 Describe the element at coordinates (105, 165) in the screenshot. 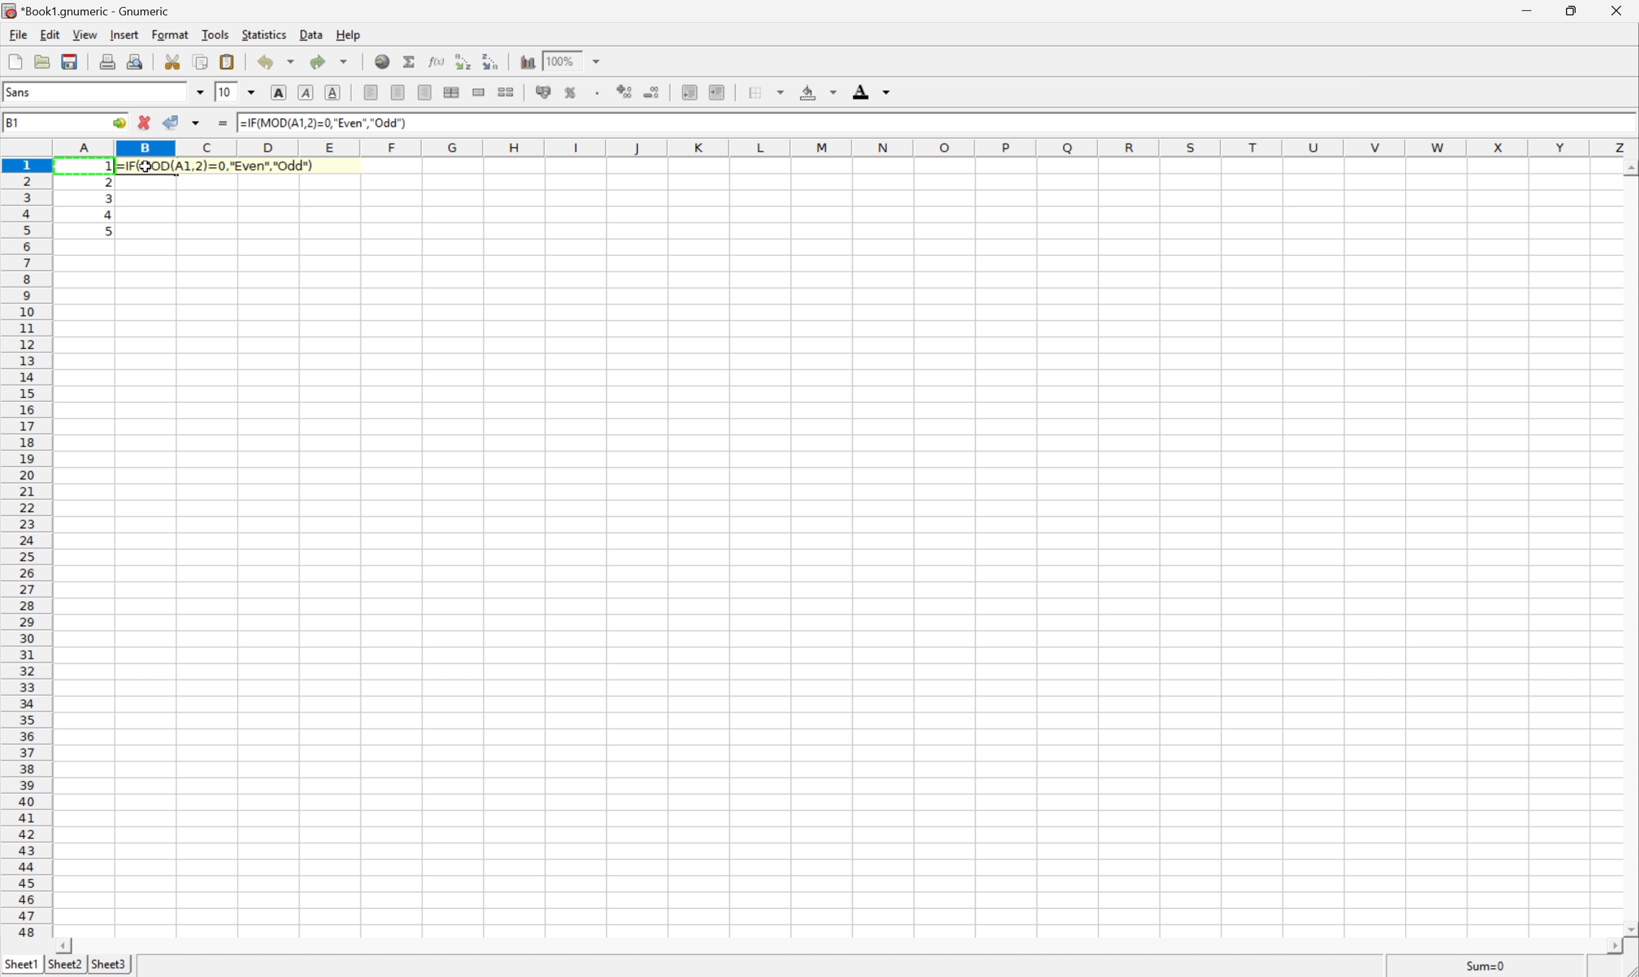

I see `` at that location.